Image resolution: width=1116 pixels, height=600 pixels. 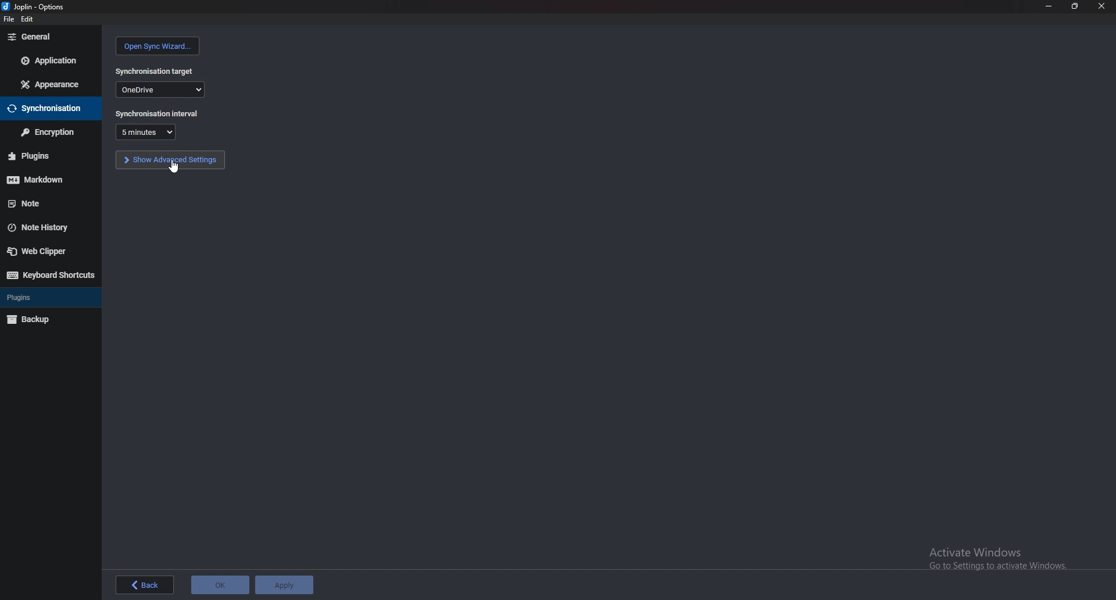 I want to click on plugins, so click(x=46, y=156).